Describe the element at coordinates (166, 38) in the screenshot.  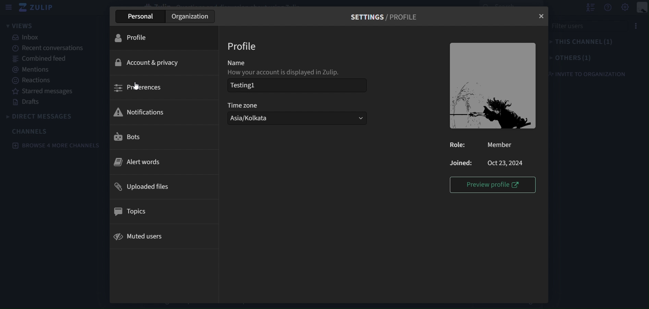
I see `profile` at that location.